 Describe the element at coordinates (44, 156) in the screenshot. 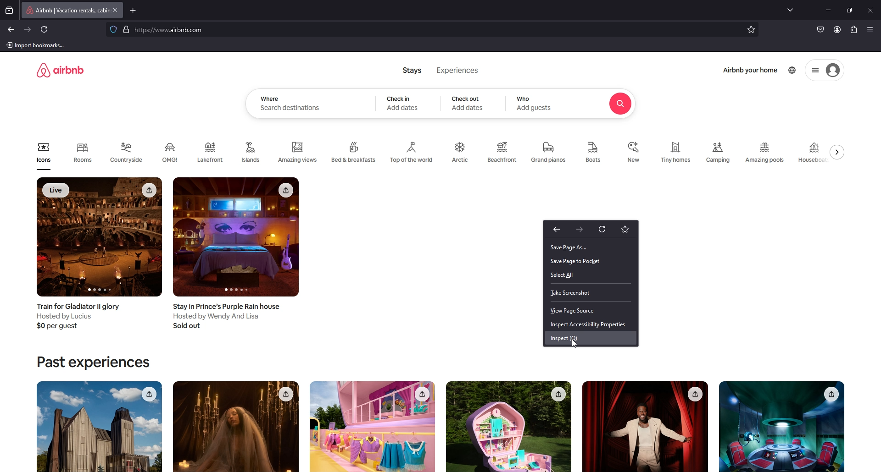

I see `Icons` at that location.